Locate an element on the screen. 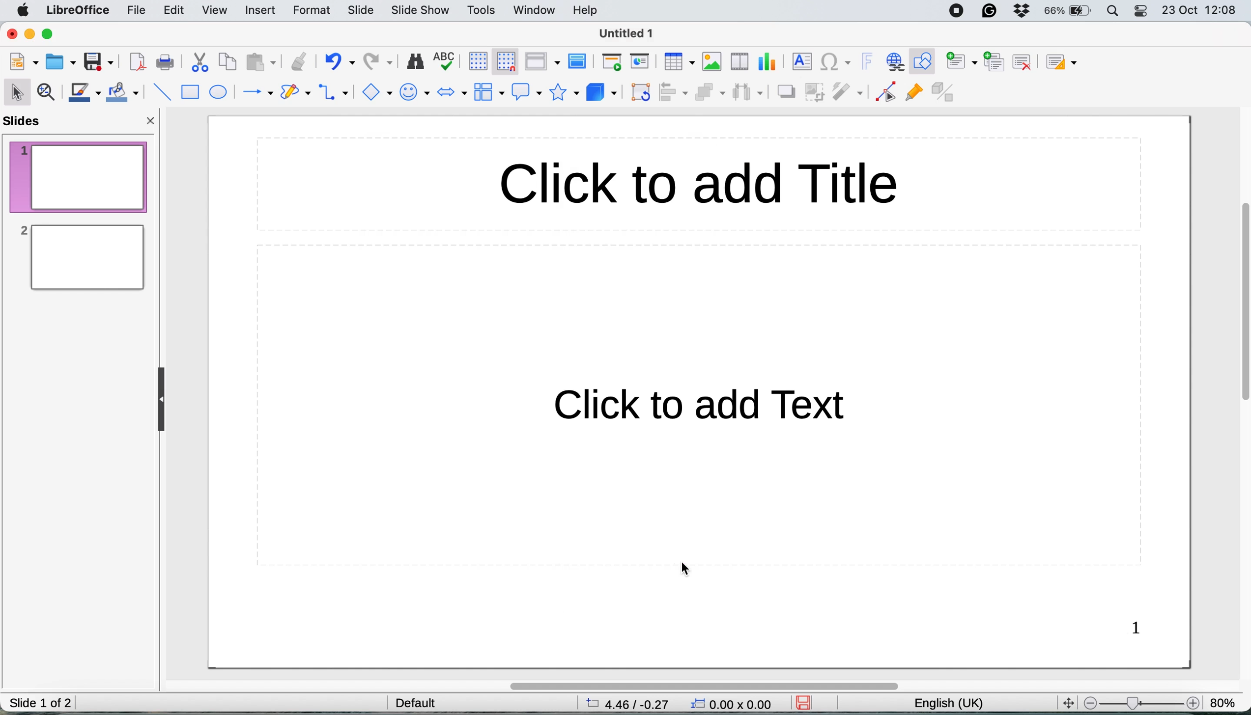  help is located at coordinates (588, 10).